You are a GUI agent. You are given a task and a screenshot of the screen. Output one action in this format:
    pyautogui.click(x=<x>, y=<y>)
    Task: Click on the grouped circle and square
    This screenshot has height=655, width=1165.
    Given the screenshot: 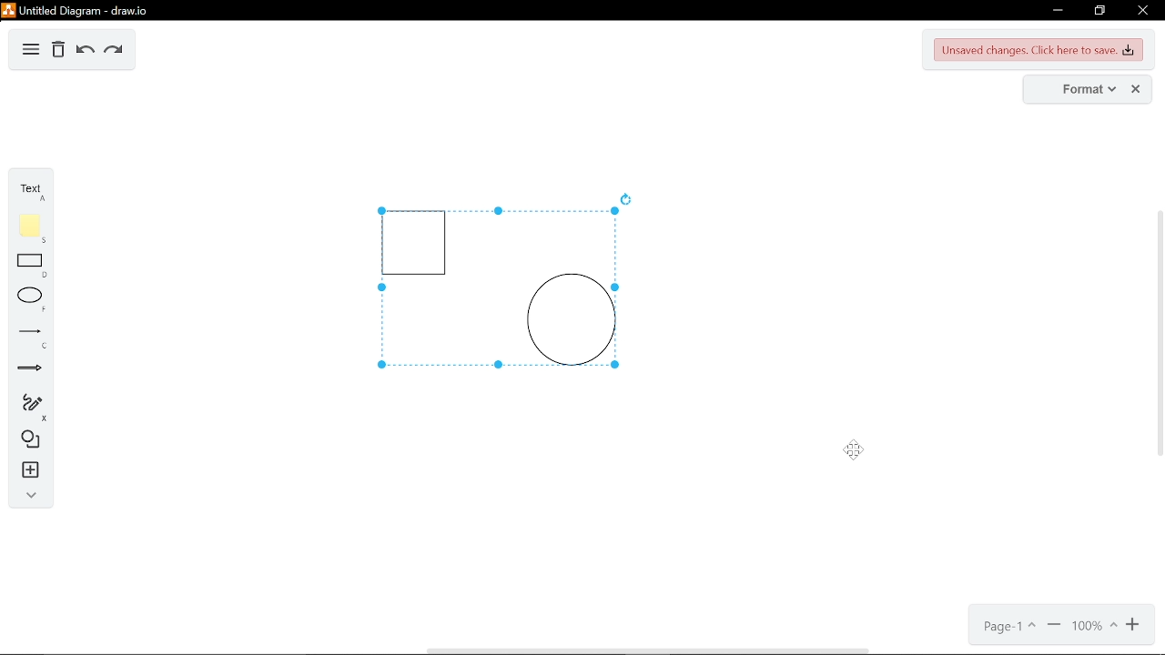 What is the action you would take?
    pyautogui.click(x=493, y=289)
    